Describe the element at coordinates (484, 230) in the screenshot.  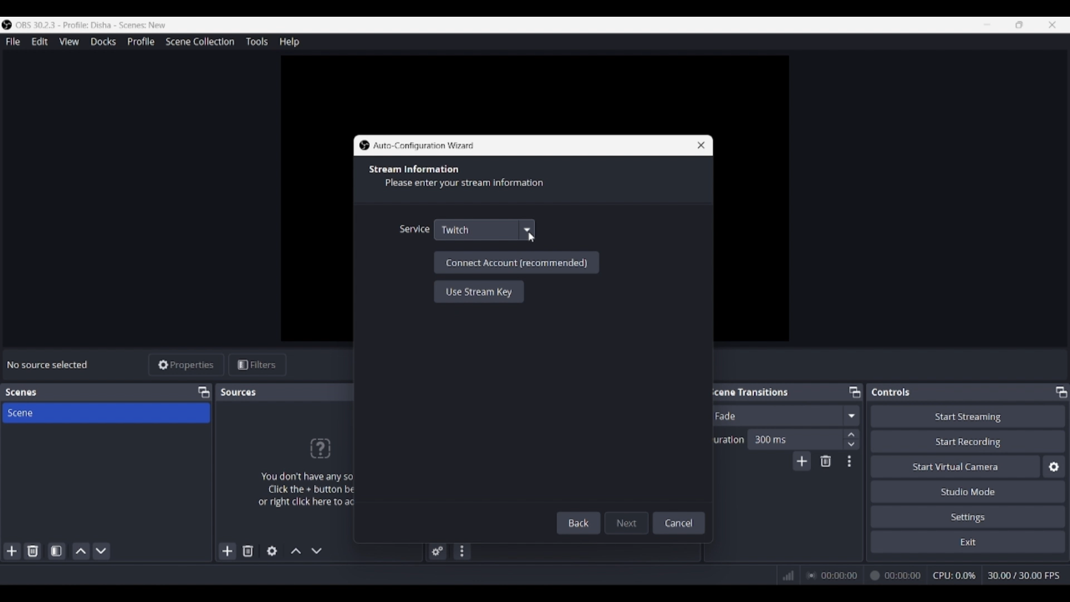
I see `Service options` at that location.